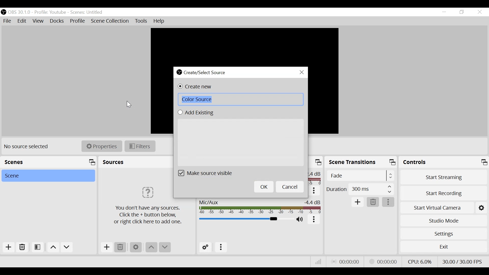 The image size is (489, 275). What do you see at coordinates (206, 173) in the screenshot?
I see `(un)select Make Source visible` at bounding box center [206, 173].